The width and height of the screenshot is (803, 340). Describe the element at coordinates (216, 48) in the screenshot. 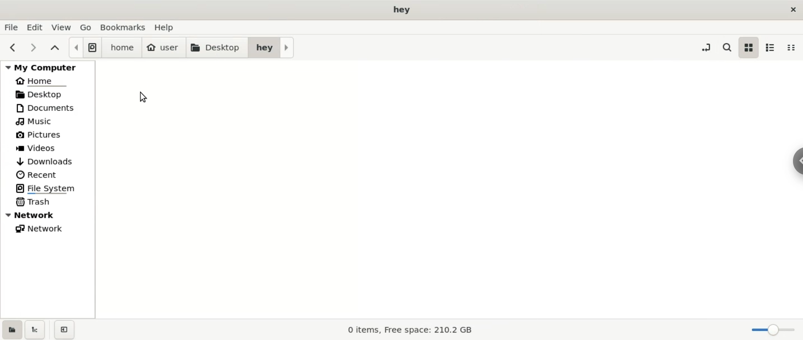

I see `desktop` at that location.